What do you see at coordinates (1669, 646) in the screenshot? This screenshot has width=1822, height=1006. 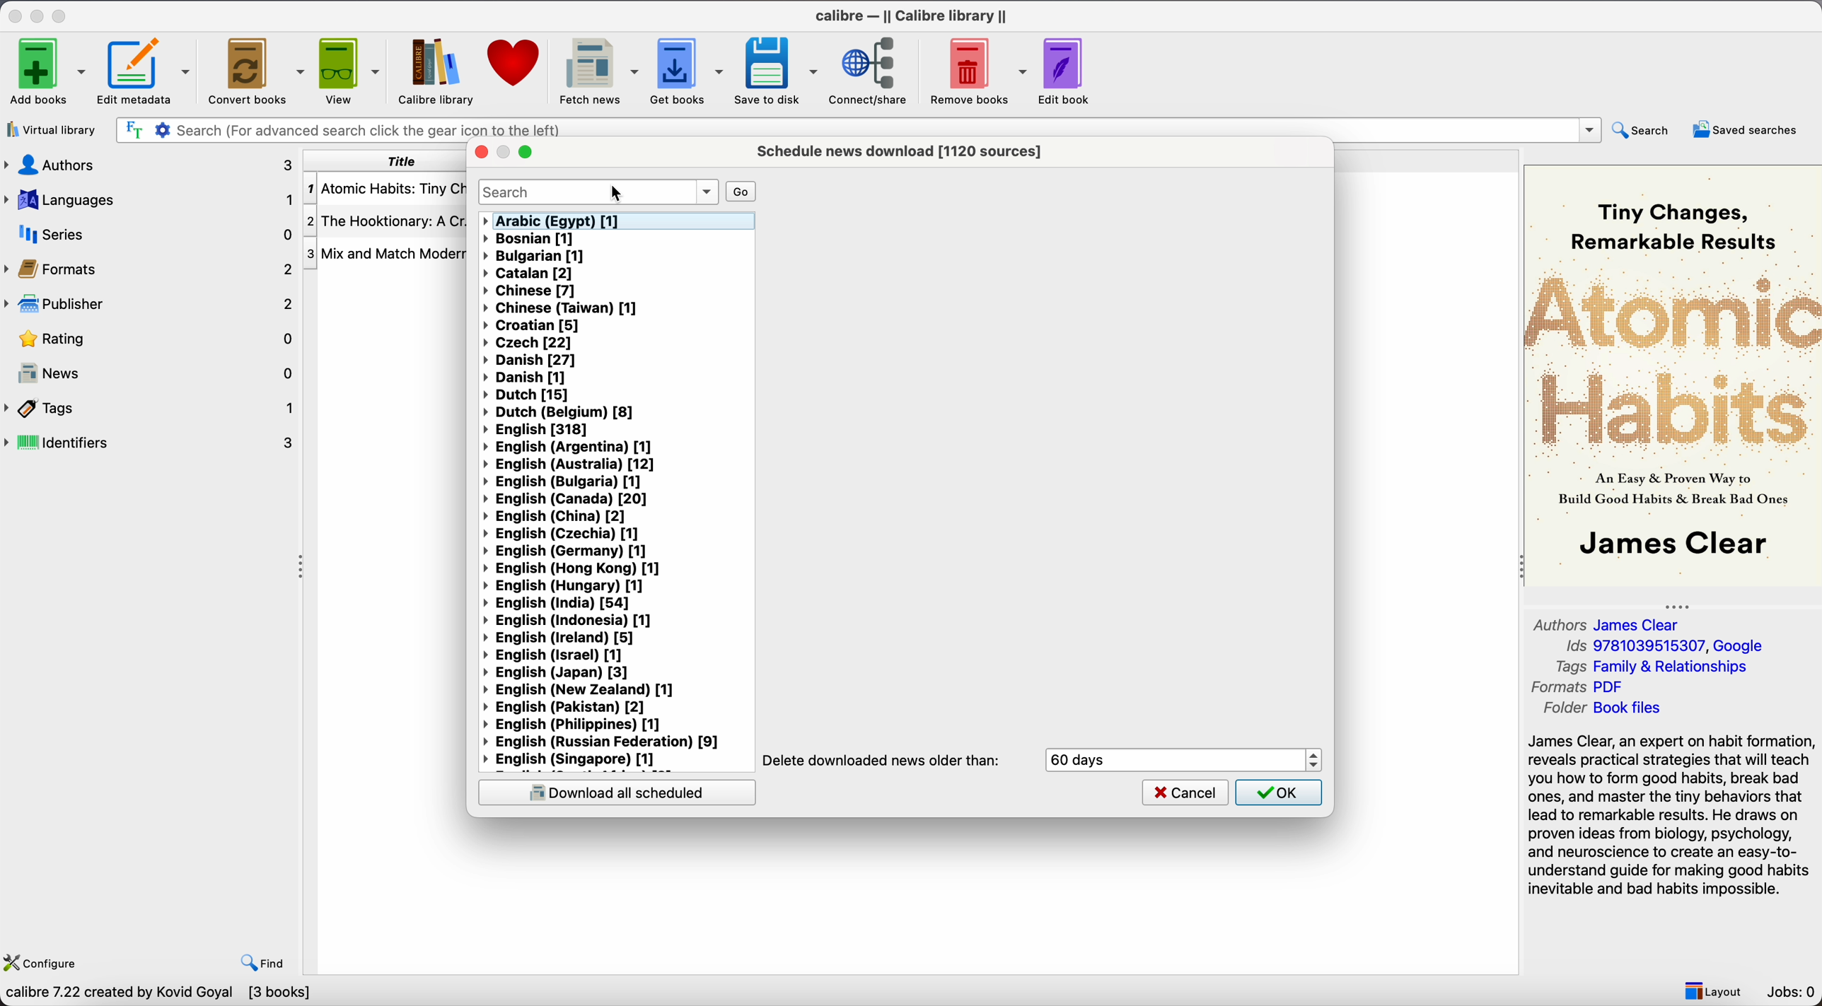 I see `Ids 9781039515307, Google` at bounding box center [1669, 646].